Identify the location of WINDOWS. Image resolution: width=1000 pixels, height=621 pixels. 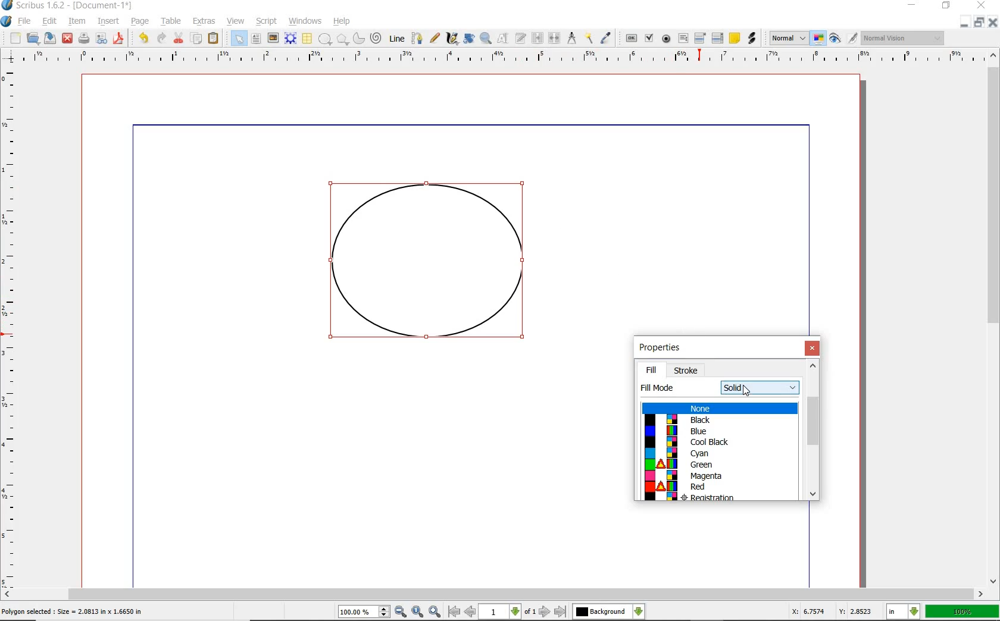
(305, 21).